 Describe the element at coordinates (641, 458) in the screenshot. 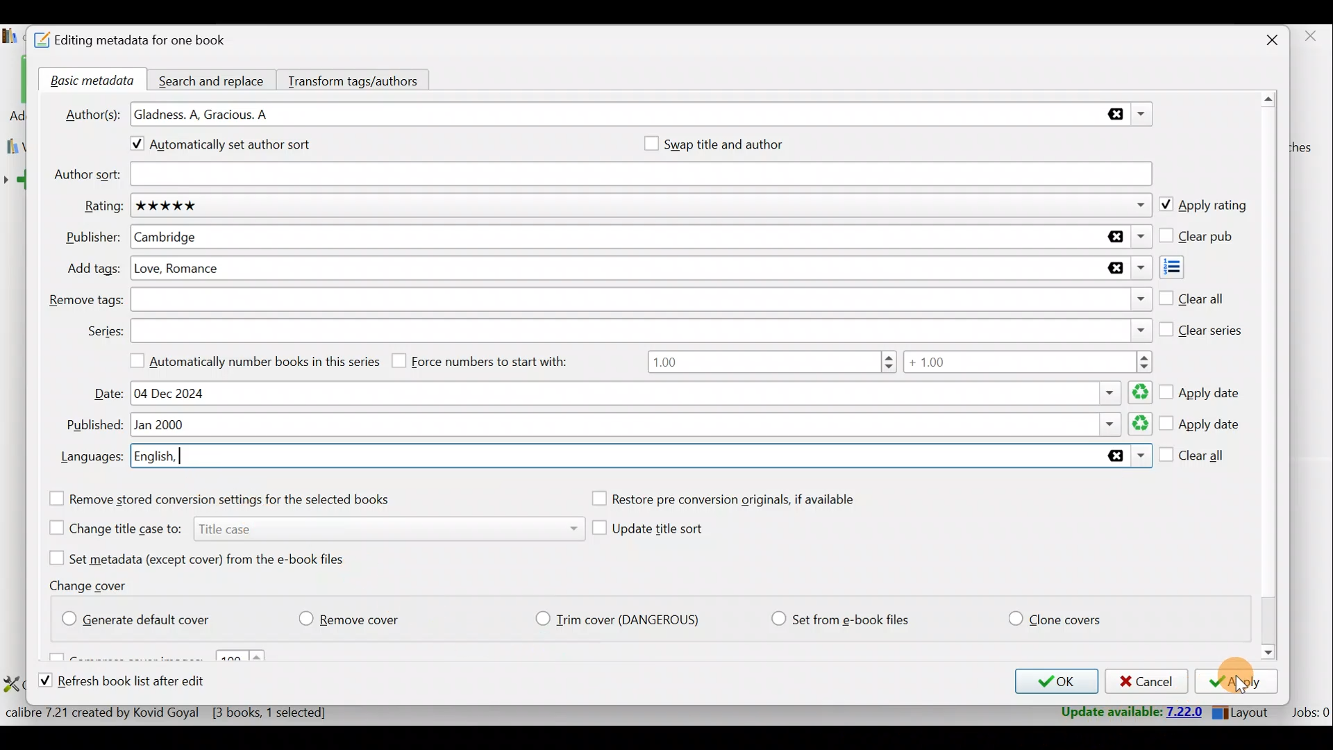

I see `Languages` at that location.